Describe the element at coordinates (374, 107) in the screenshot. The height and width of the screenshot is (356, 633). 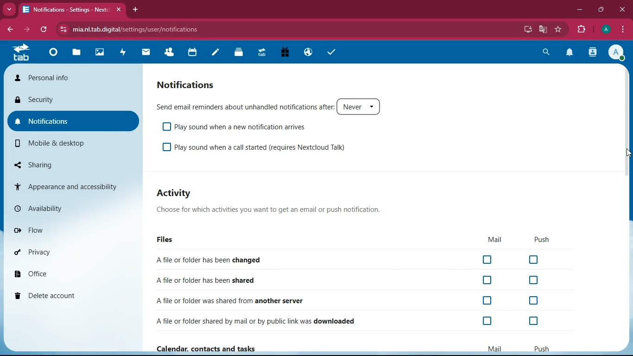
I see `drop down` at that location.